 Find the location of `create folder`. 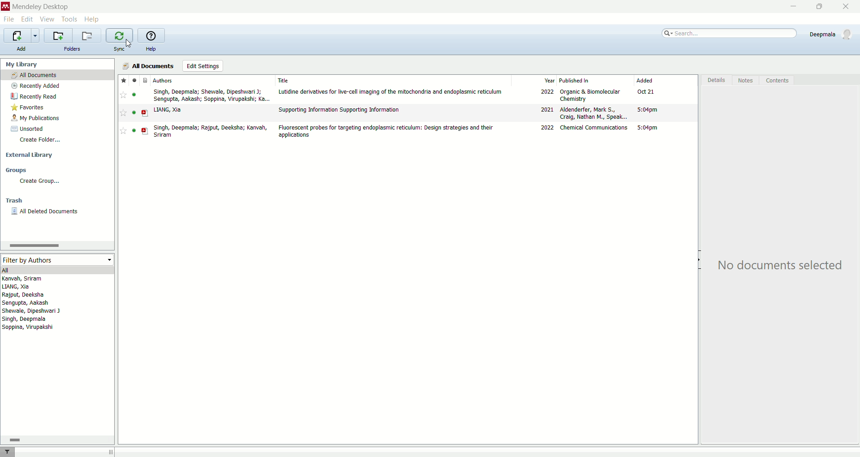

create folder is located at coordinates (40, 139).